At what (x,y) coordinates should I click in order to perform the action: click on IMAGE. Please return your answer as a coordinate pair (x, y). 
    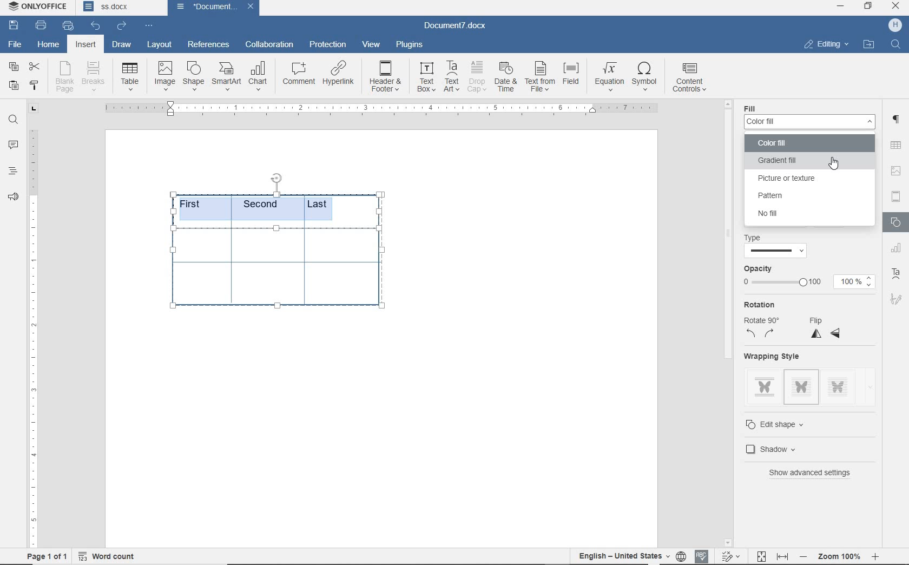
    Looking at the image, I should click on (897, 170).